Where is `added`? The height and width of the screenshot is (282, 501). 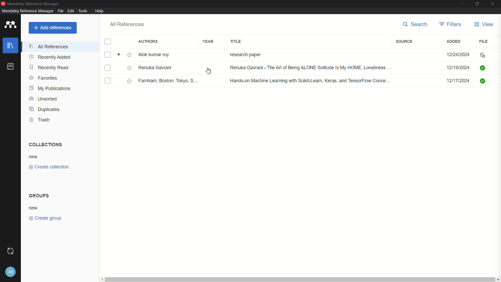 added is located at coordinates (454, 42).